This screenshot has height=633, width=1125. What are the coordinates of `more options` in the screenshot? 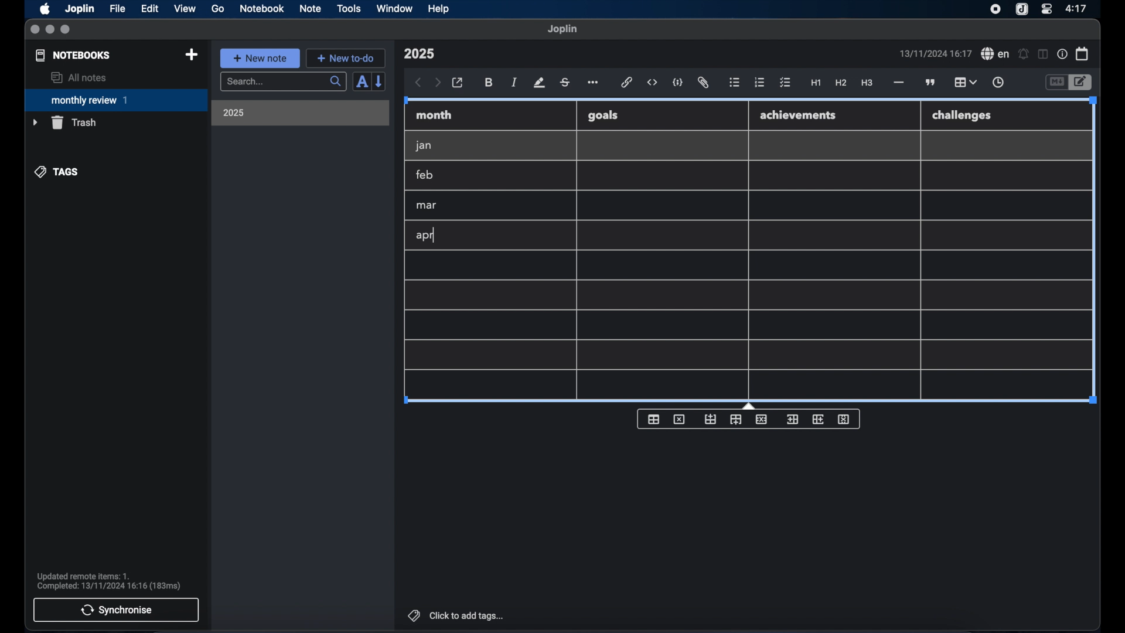 It's located at (594, 83).